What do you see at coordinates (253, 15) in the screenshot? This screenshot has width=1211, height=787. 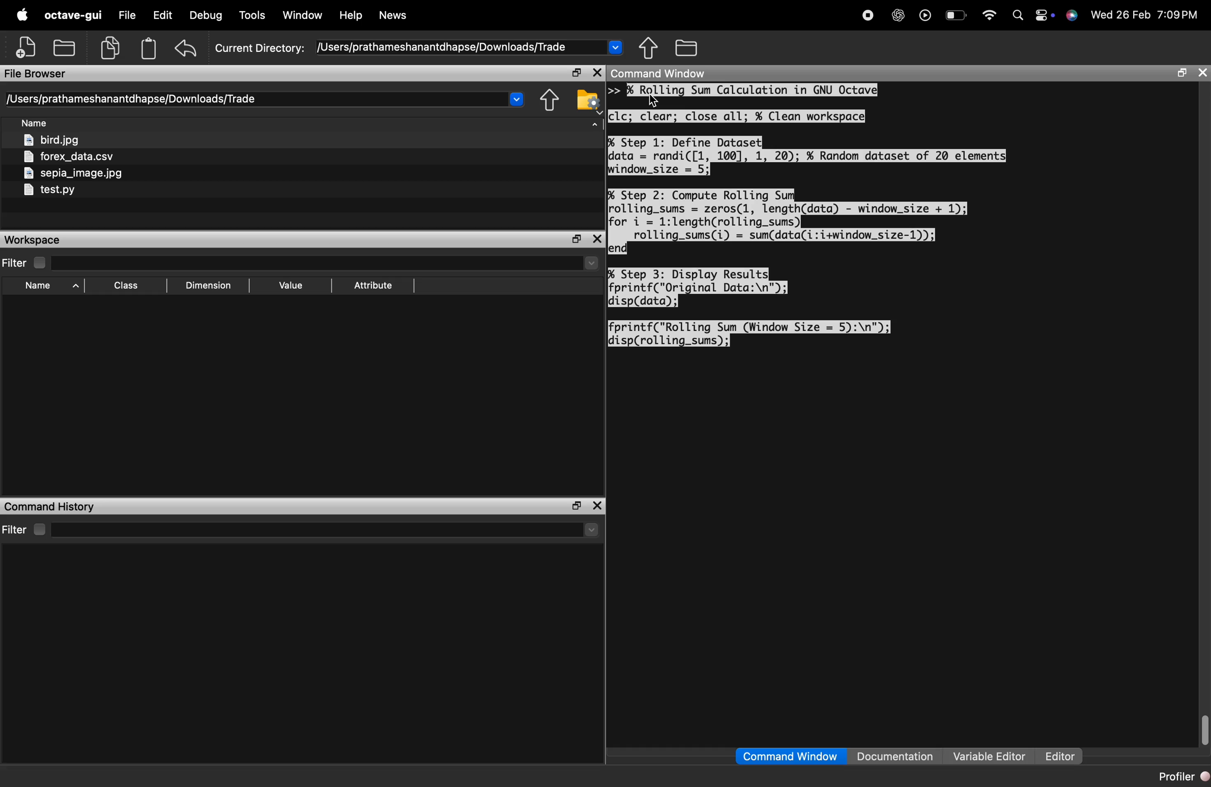 I see `tools` at bounding box center [253, 15].